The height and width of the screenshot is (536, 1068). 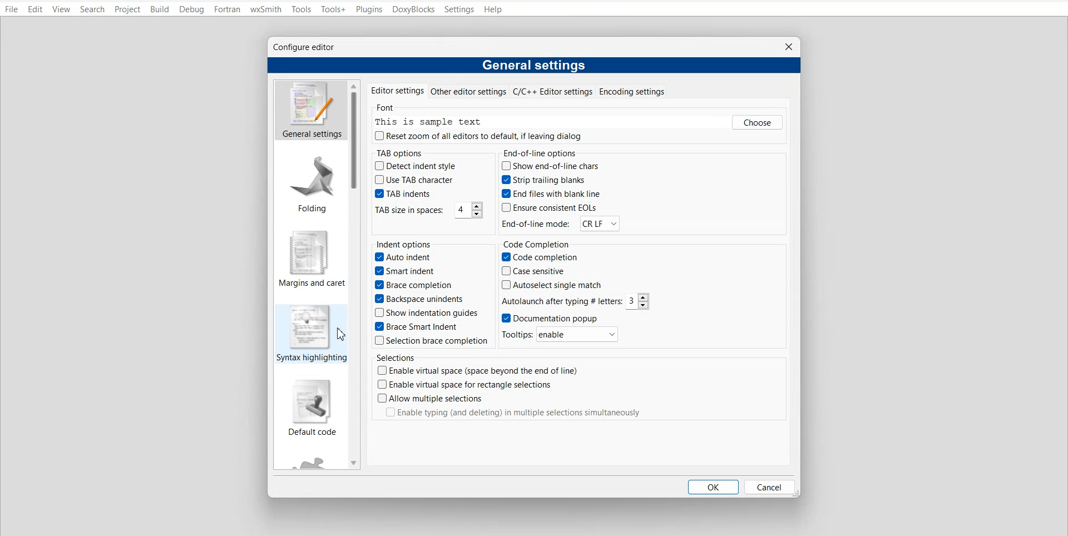 What do you see at coordinates (464, 384) in the screenshot?
I see `Enable virtual space for rectangle selection` at bounding box center [464, 384].